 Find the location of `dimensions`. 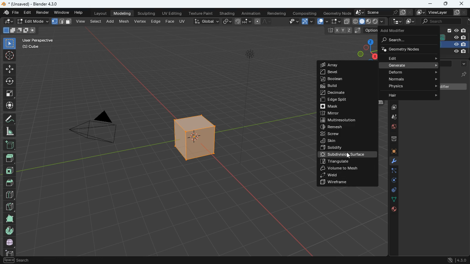

dimensions is located at coordinates (363, 49).